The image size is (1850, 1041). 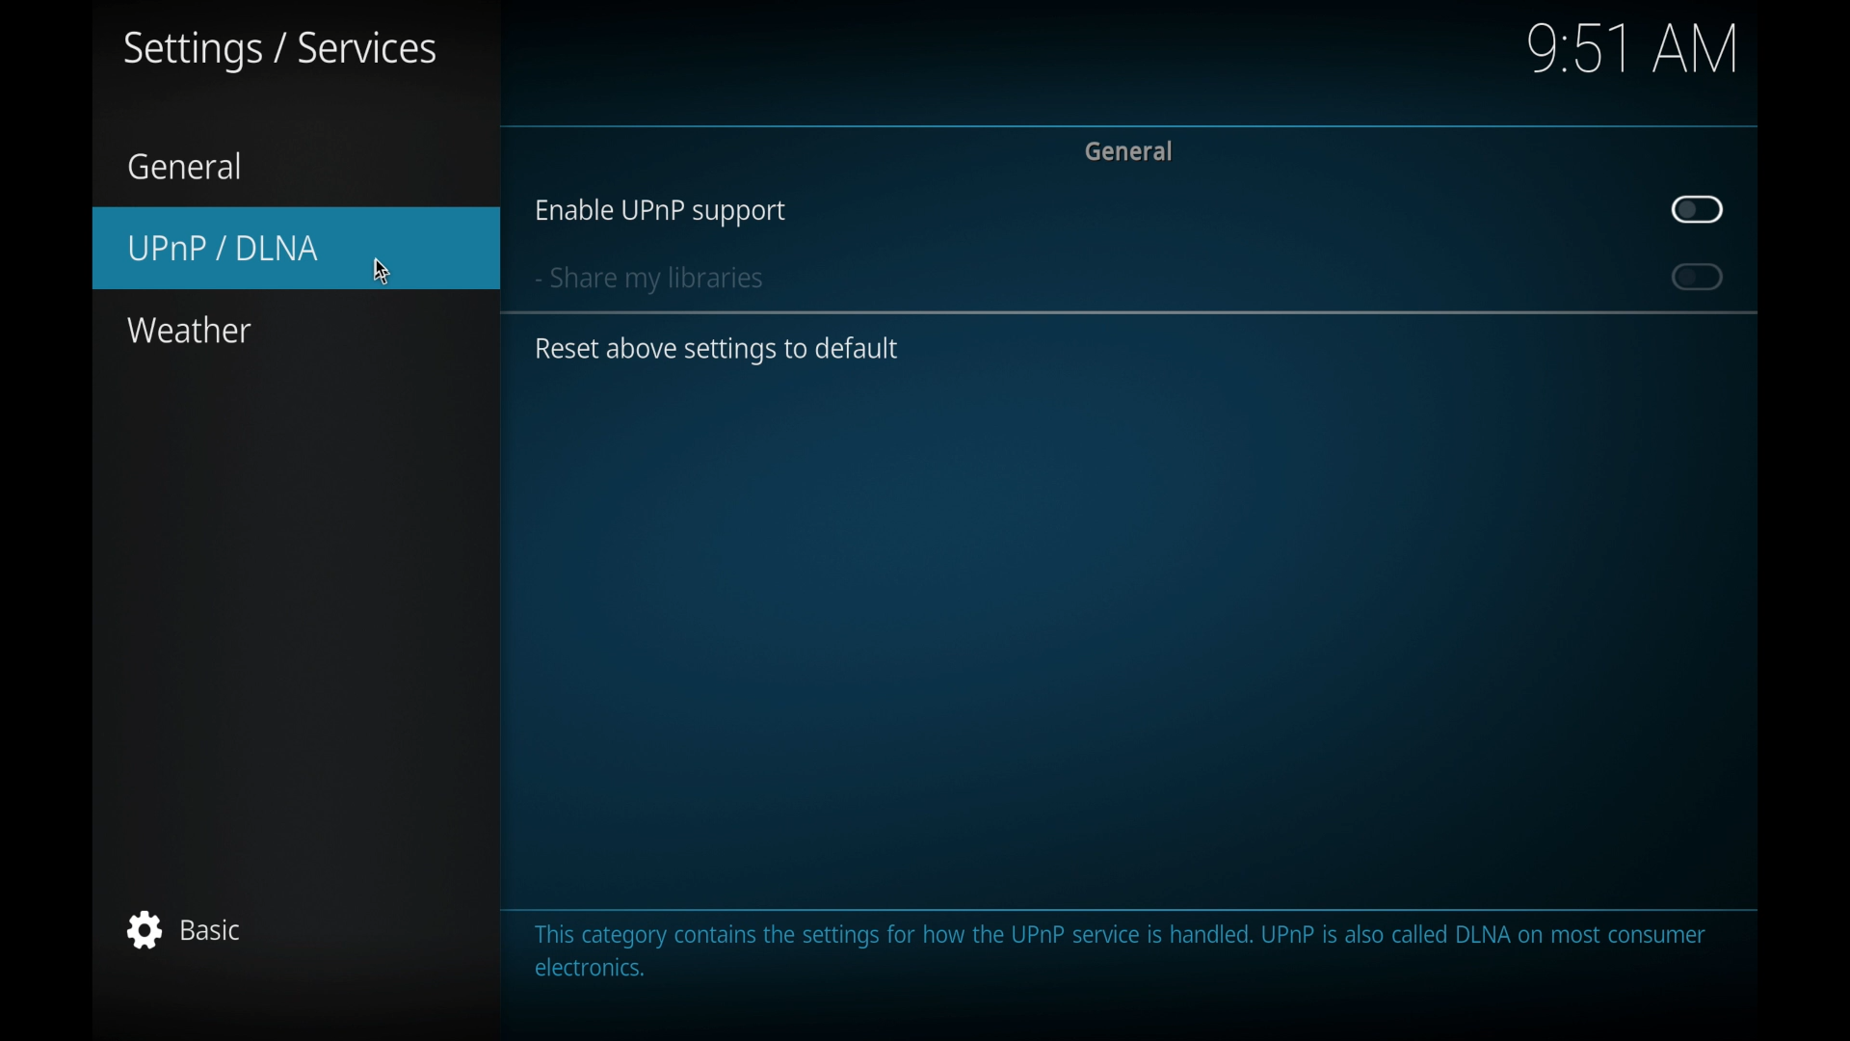 What do you see at coordinates (1632, 50) in the screenshot?
I see `time` at bounding box center [1632, 50].